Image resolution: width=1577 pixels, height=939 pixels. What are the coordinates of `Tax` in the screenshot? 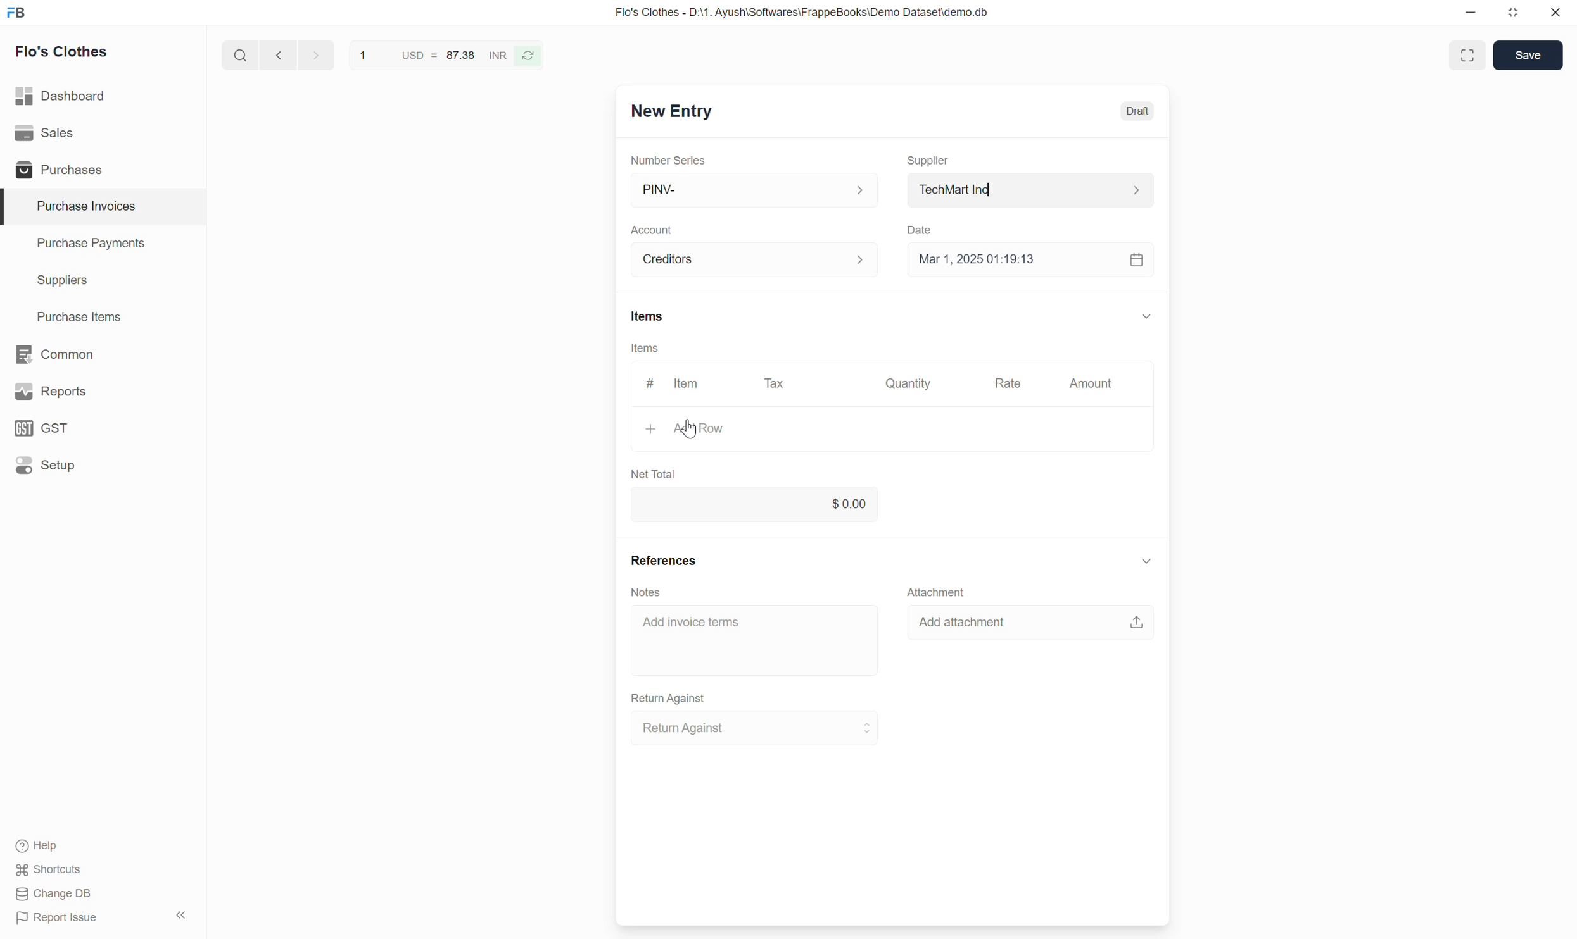 It's located at (776, 383).